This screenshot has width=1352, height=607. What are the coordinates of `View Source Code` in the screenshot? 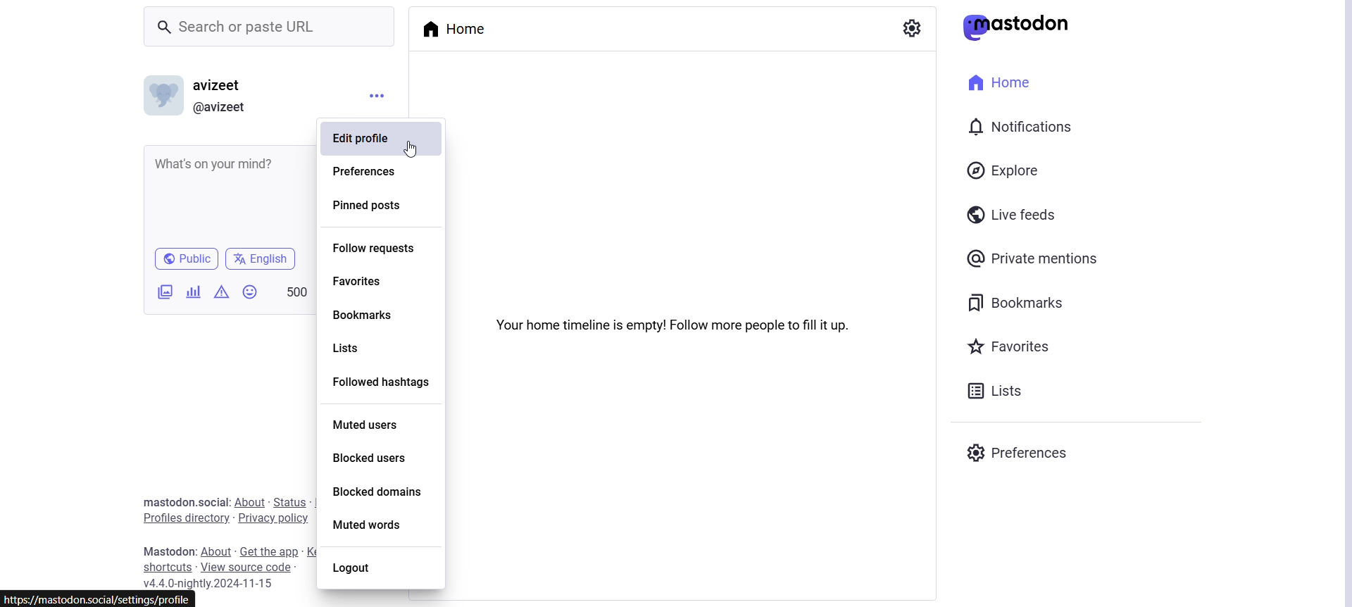 It's located at (254, 568).